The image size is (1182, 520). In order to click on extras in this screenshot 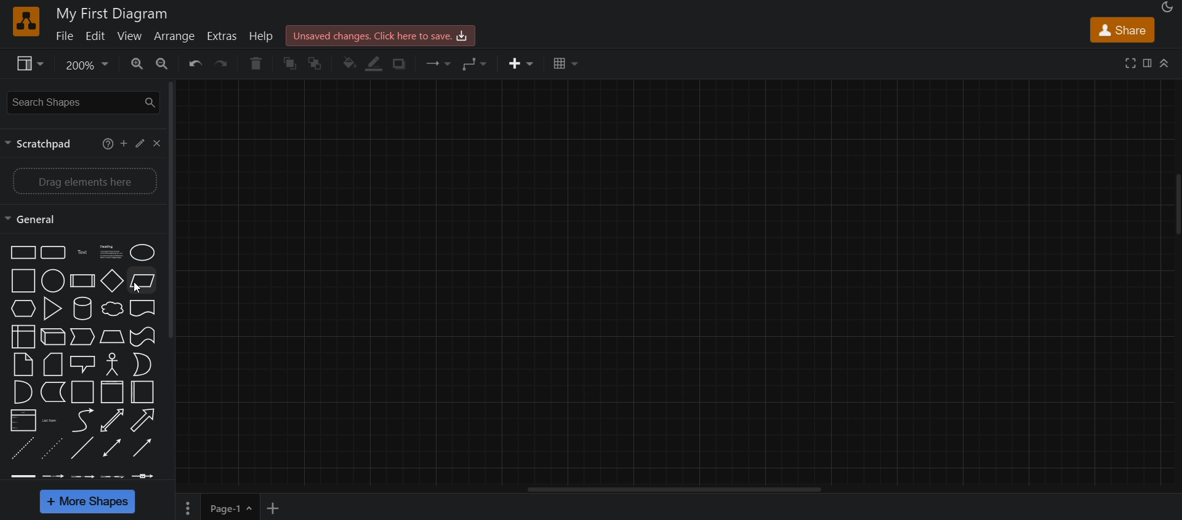, I will do `click(220, 36)`.